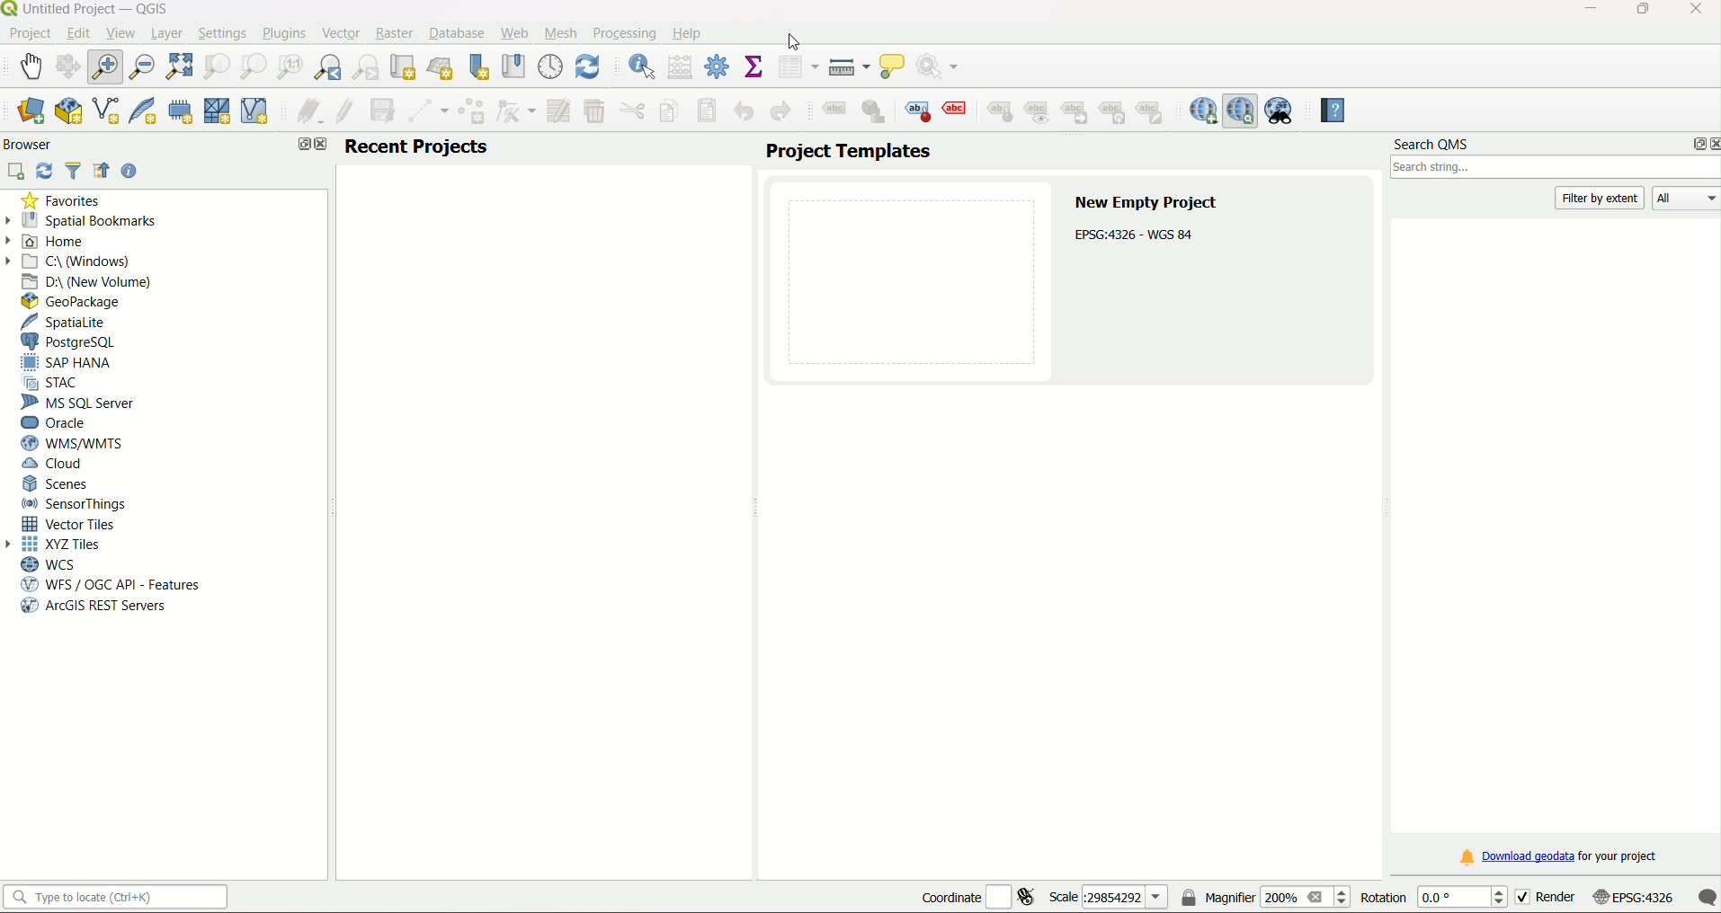  Describe the element at coordinates (1202, 111) in the screenshot. I see `quick map servies` at that location.